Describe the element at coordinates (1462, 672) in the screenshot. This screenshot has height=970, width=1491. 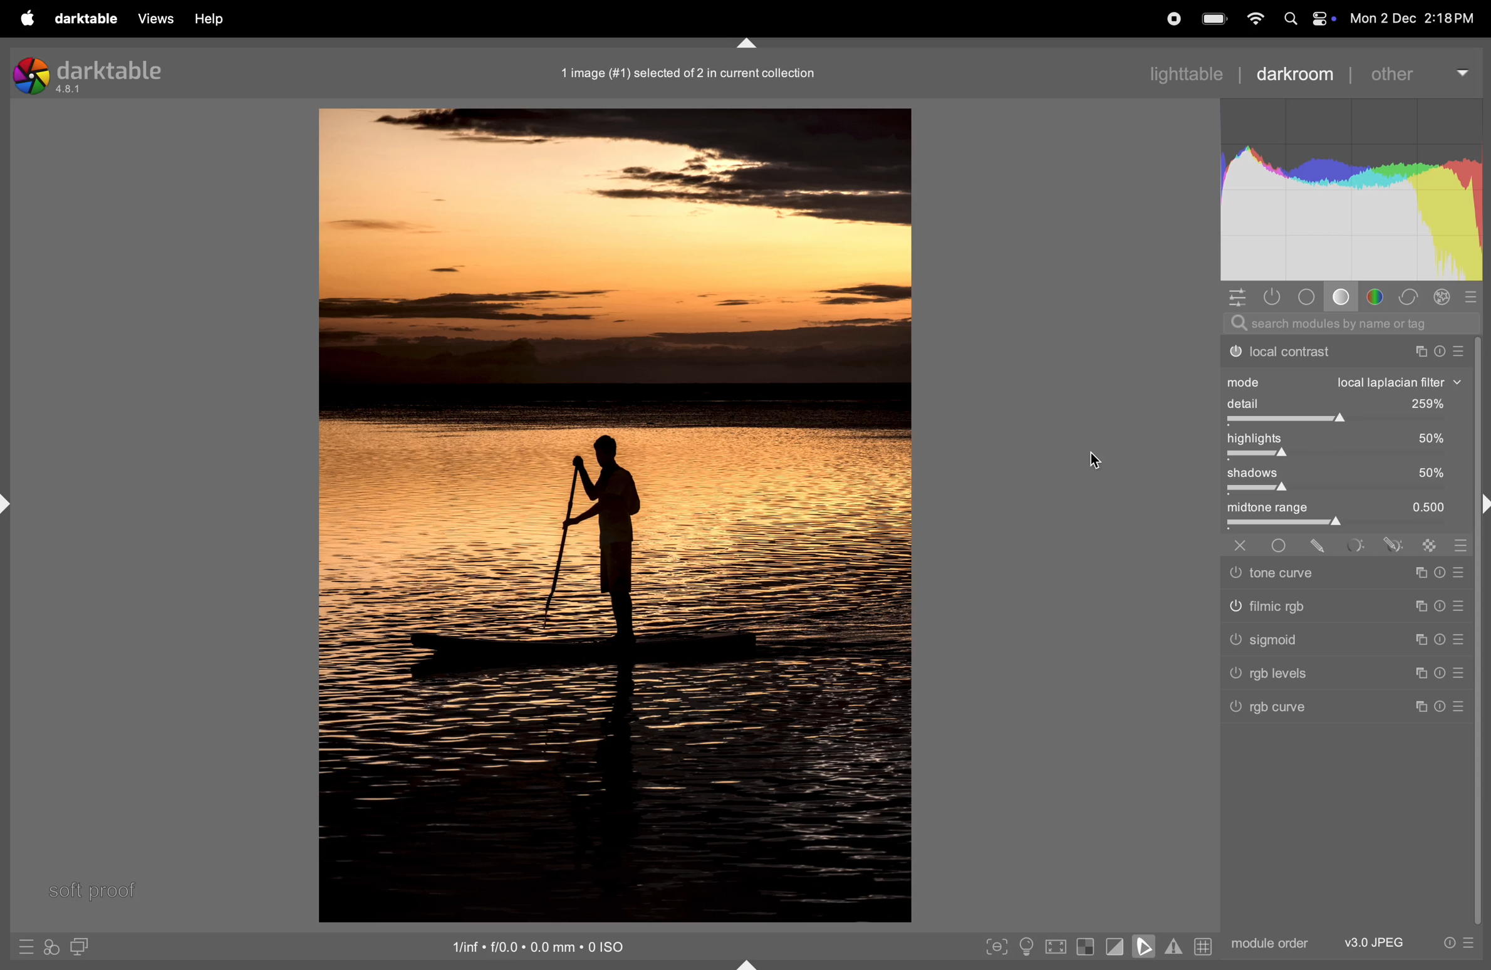
I see `sign ` at that location.